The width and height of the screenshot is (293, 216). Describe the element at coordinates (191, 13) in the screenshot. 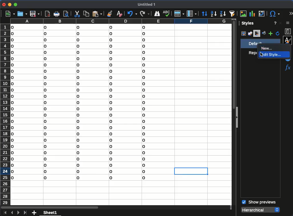

I see `column` at that location.